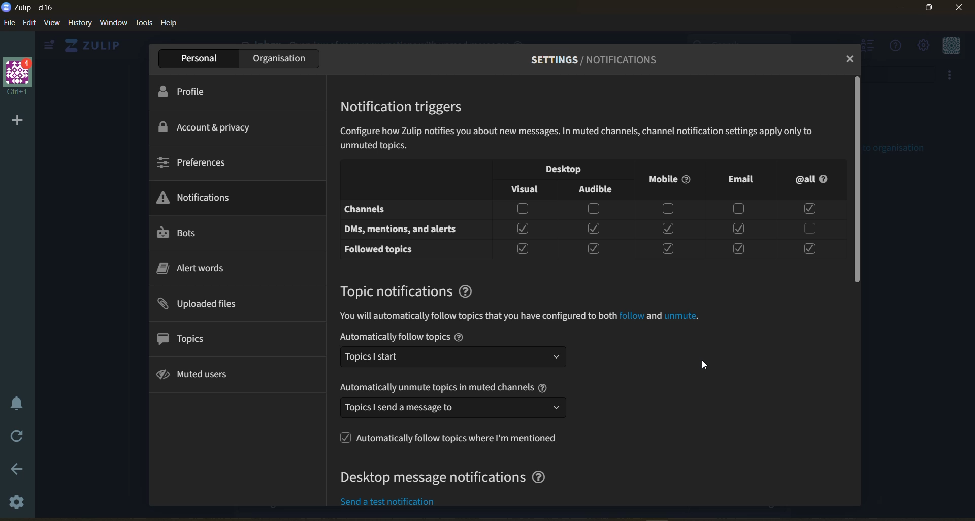  I want to click on notification visibility checkbox, so click(569, 169).